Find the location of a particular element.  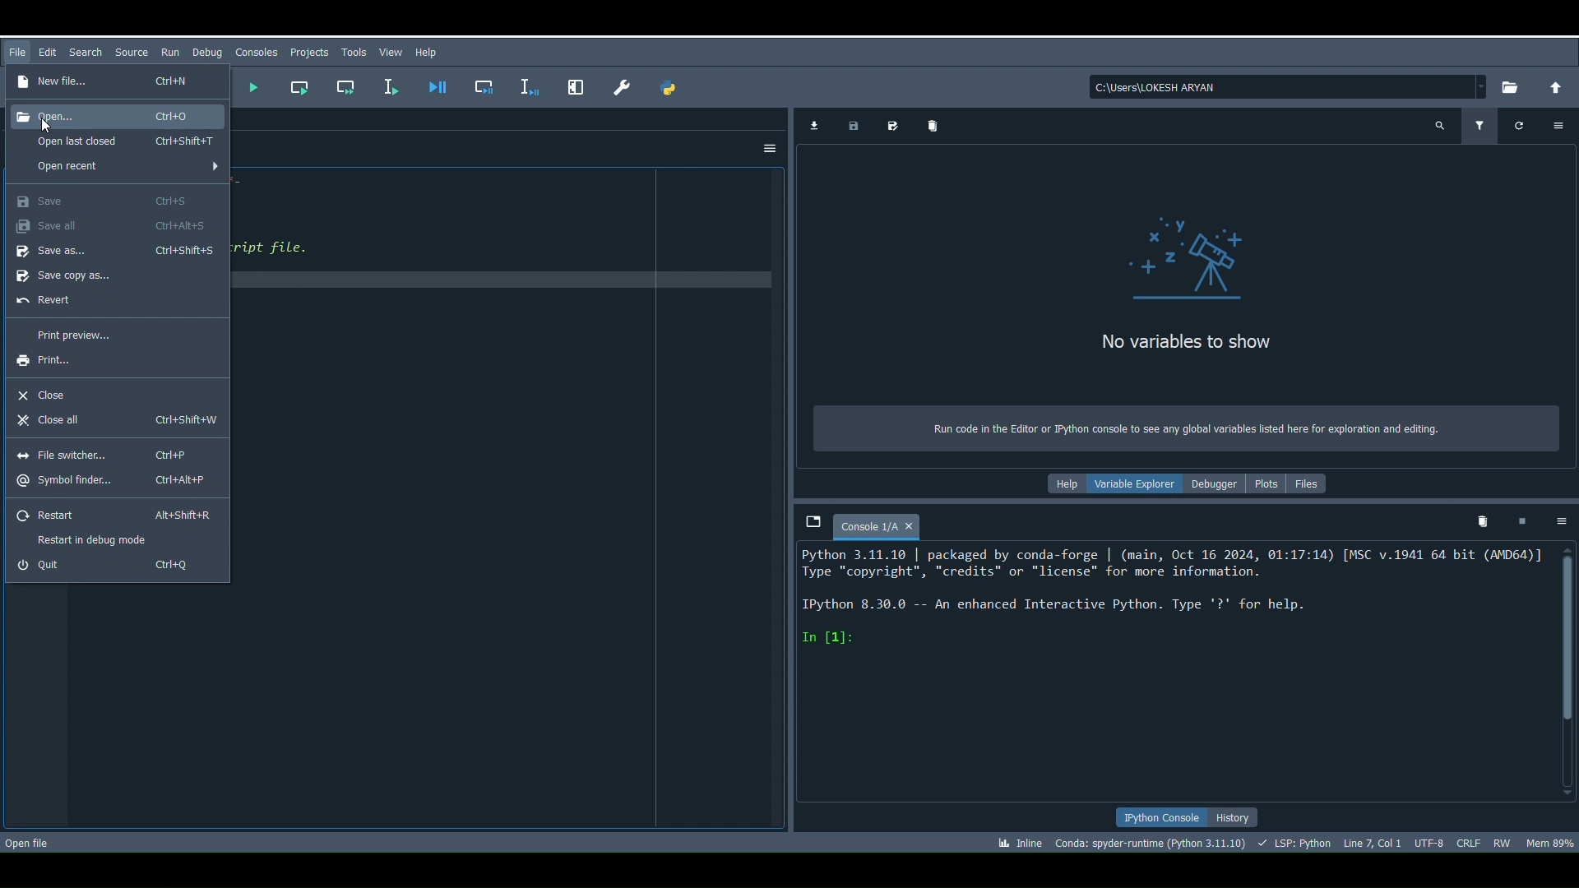

Version is located at coordinates (1151, 845).